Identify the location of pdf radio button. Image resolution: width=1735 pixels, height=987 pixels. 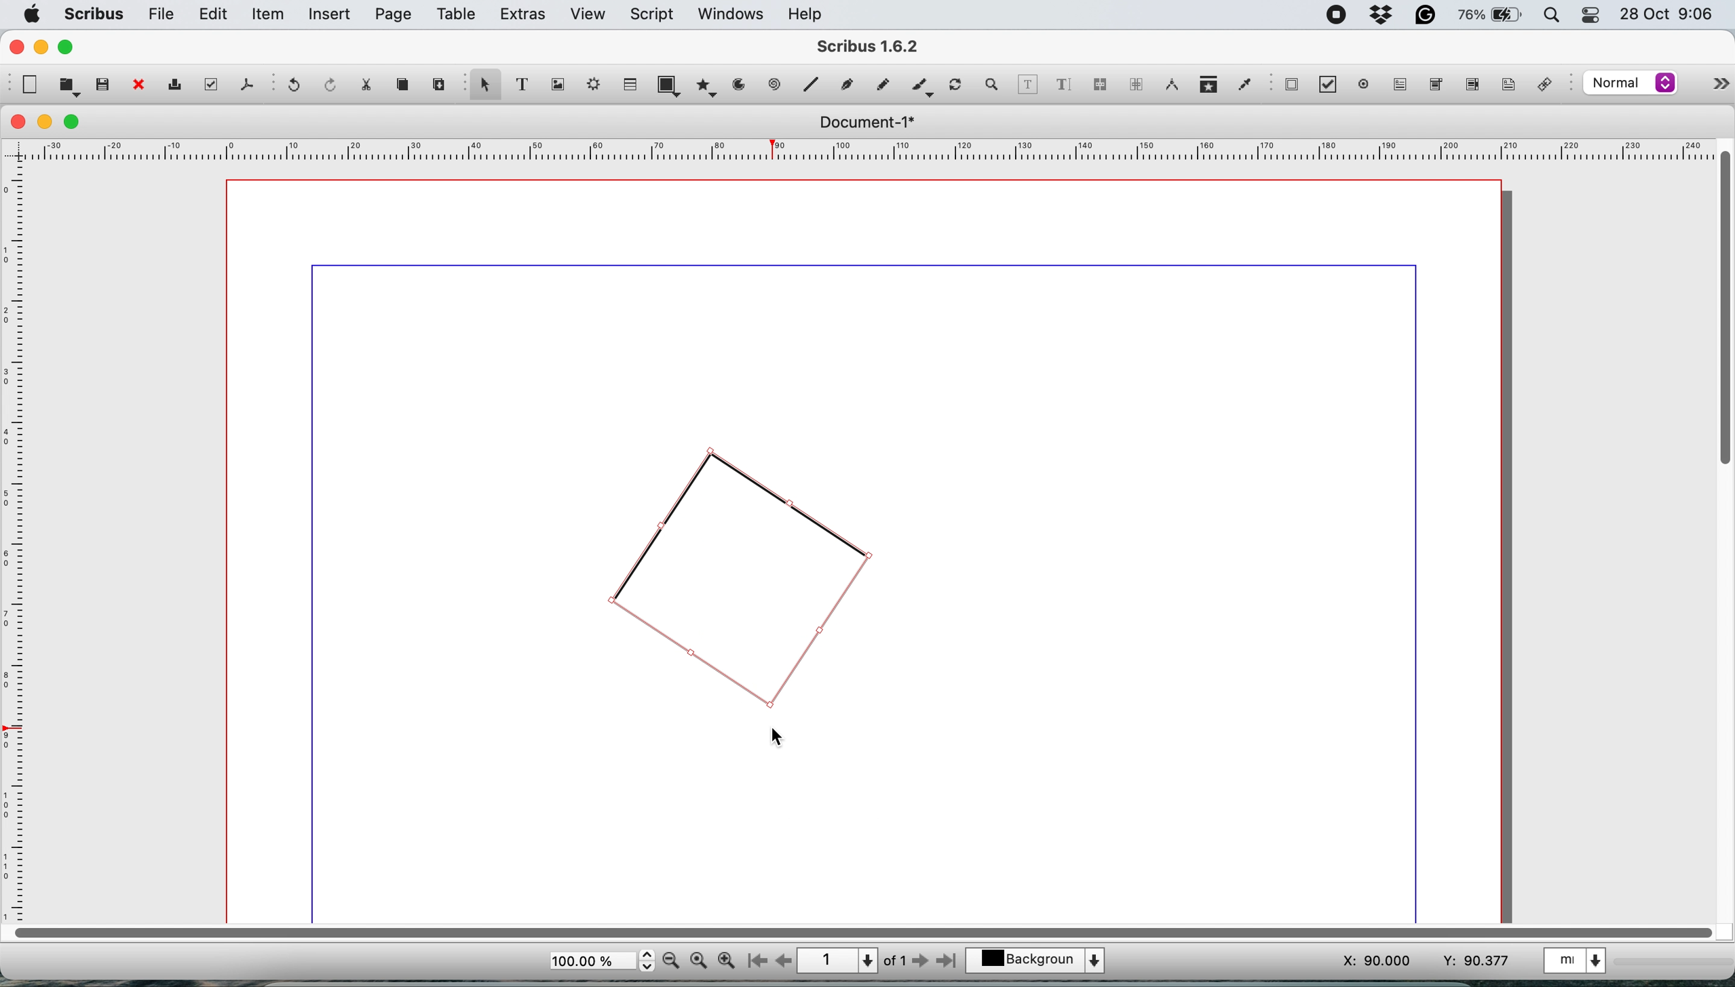
(1360, 84).